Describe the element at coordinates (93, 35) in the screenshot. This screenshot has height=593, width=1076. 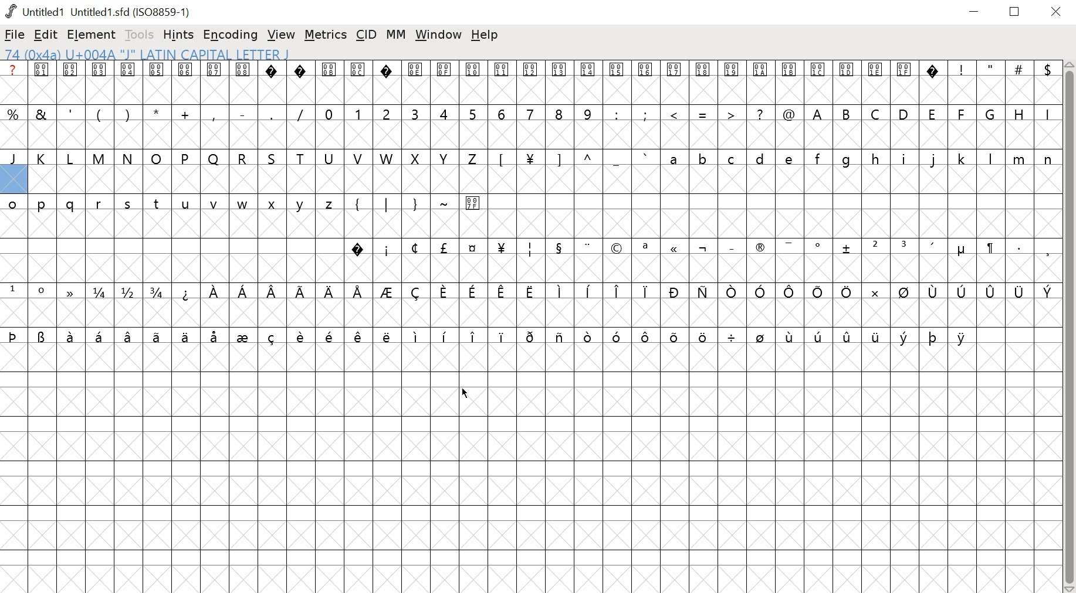
I see `ELEMENT` at that location.